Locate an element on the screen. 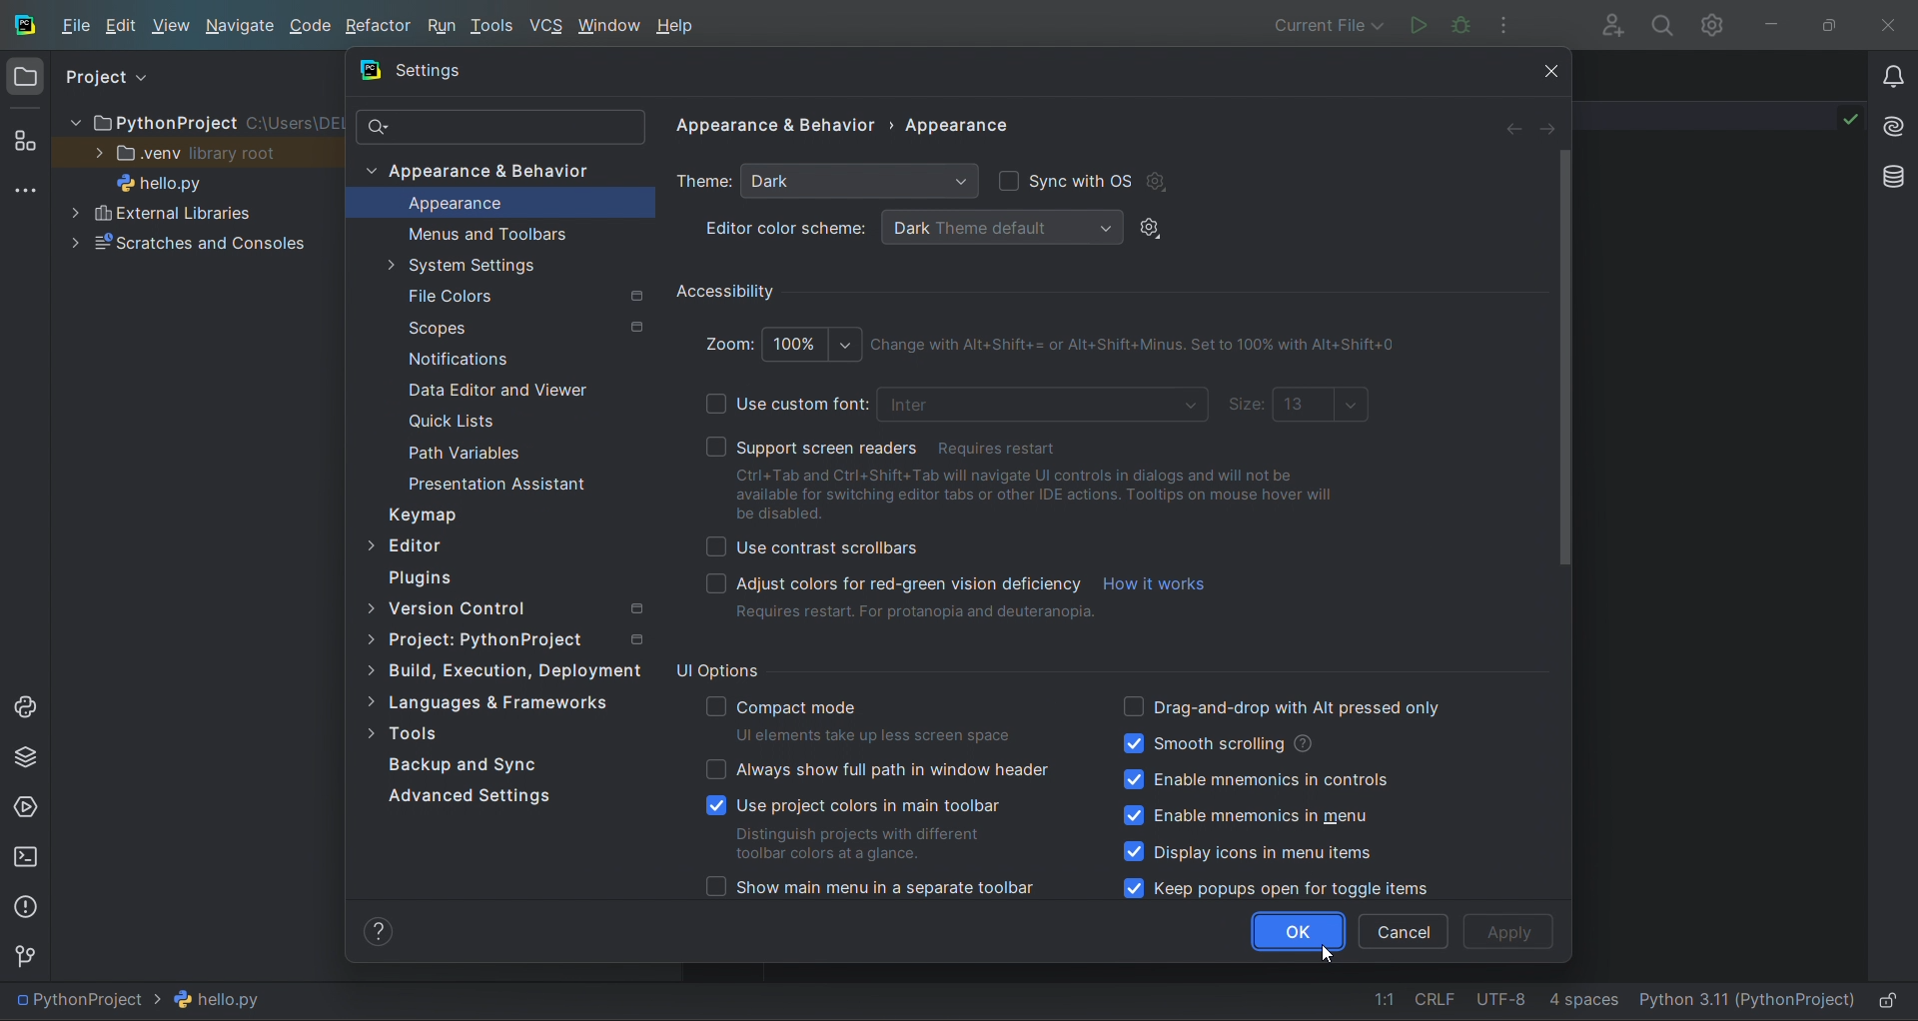 This screenshot has height=1021, width=1918. version contol is located at coordinates (507, 611).